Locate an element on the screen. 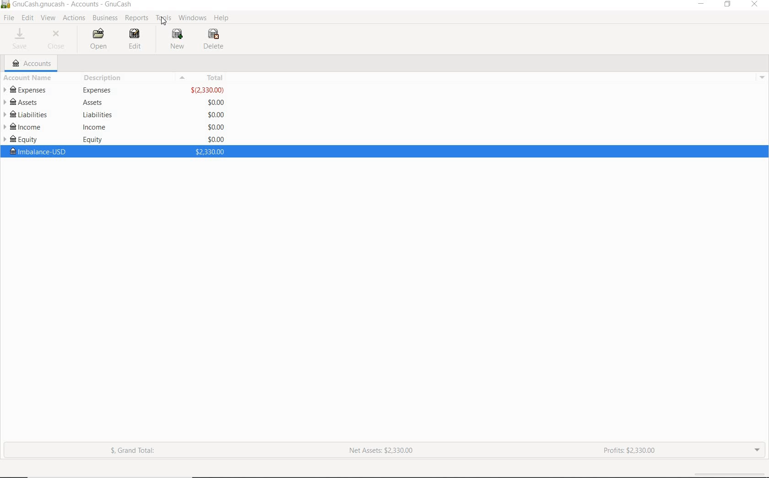 This screenshot has width=769, height=478. RESTORE DOWN is located at coordinates (728, 4).